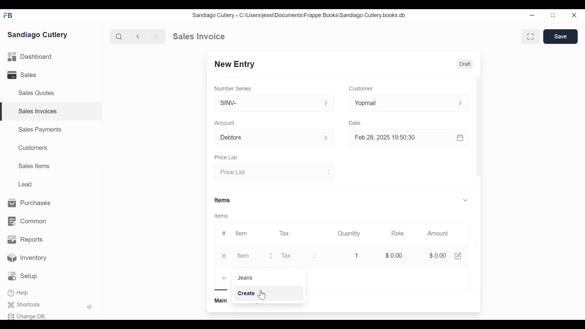 Image resolution: width=585 pixels, height=329 pixels. I want to click on Number Series, so click(233, 88).